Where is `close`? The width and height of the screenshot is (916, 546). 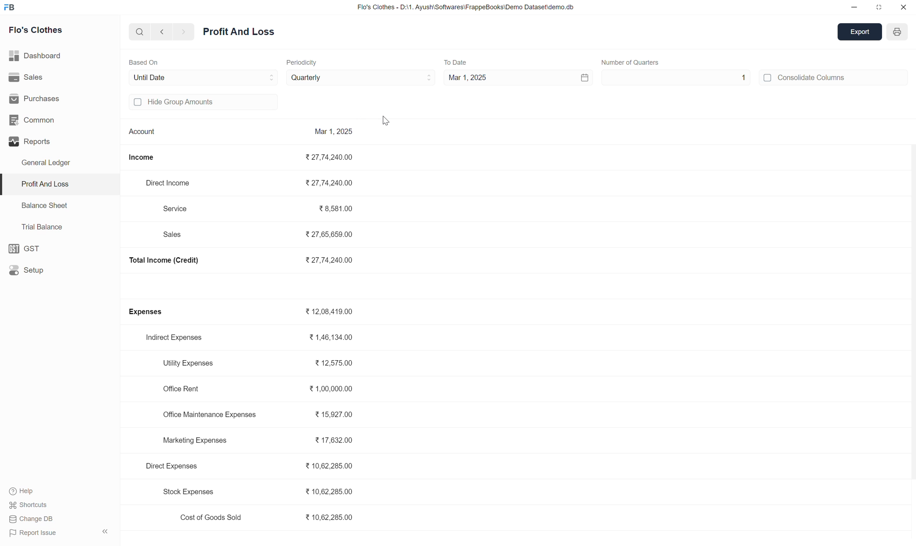 close is located at coordinates (904, 7).